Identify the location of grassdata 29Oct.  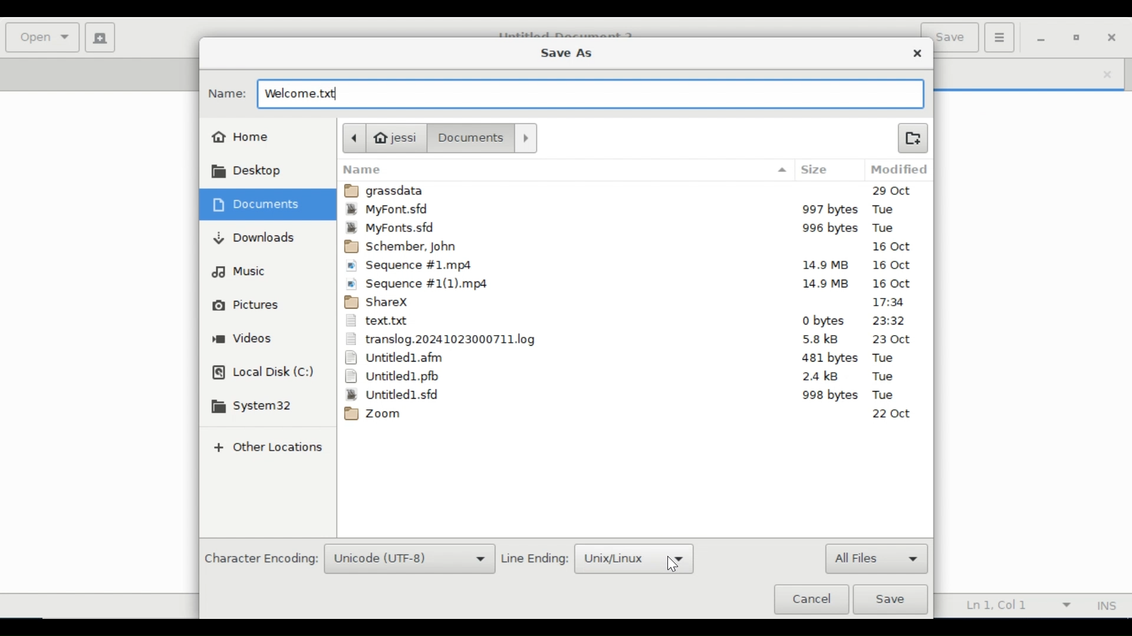
(635, 191).